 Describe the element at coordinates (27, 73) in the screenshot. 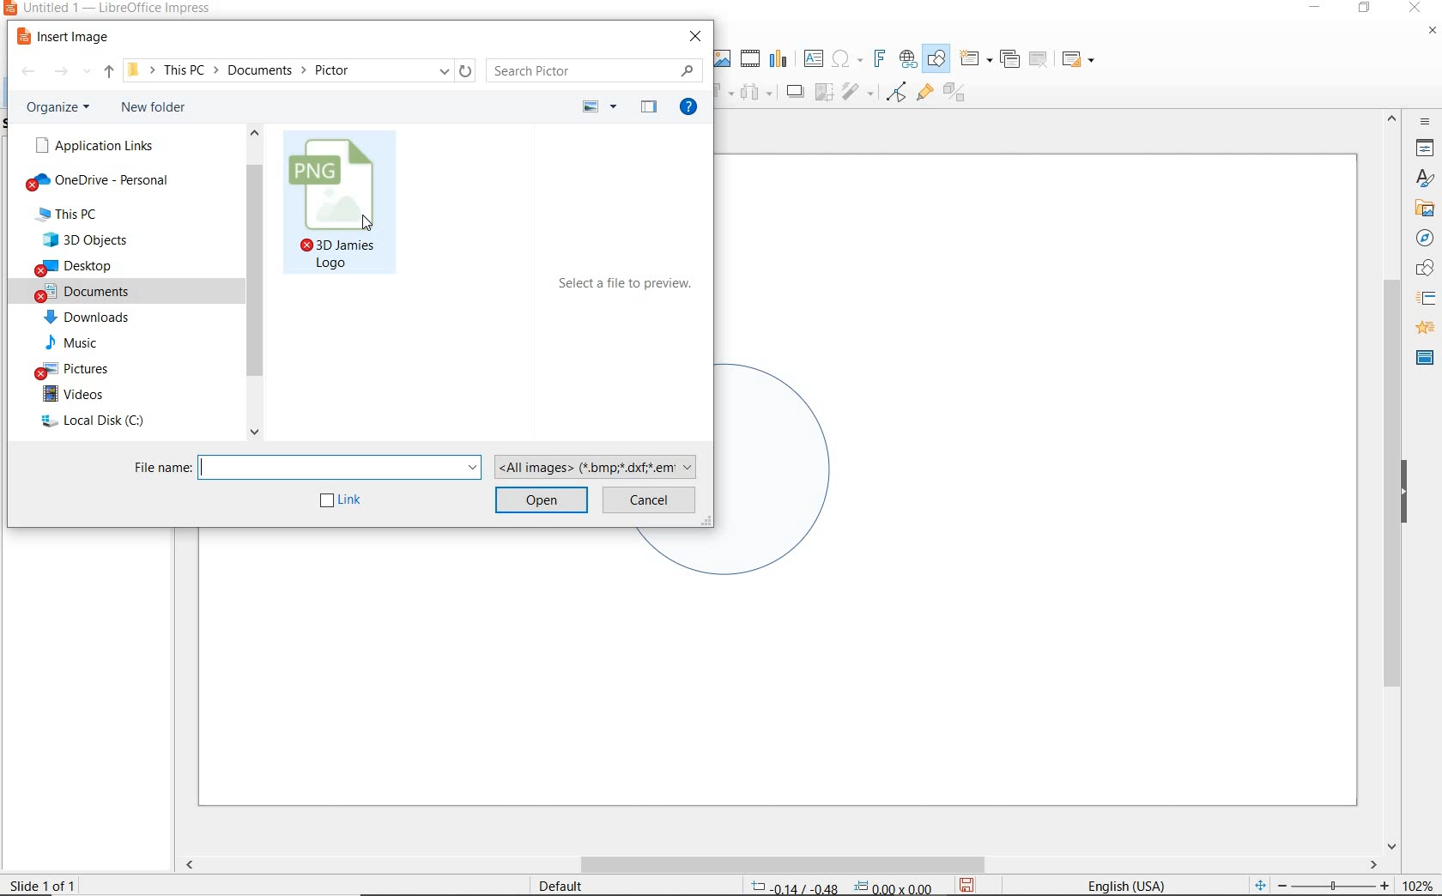

I see `back` at that location.